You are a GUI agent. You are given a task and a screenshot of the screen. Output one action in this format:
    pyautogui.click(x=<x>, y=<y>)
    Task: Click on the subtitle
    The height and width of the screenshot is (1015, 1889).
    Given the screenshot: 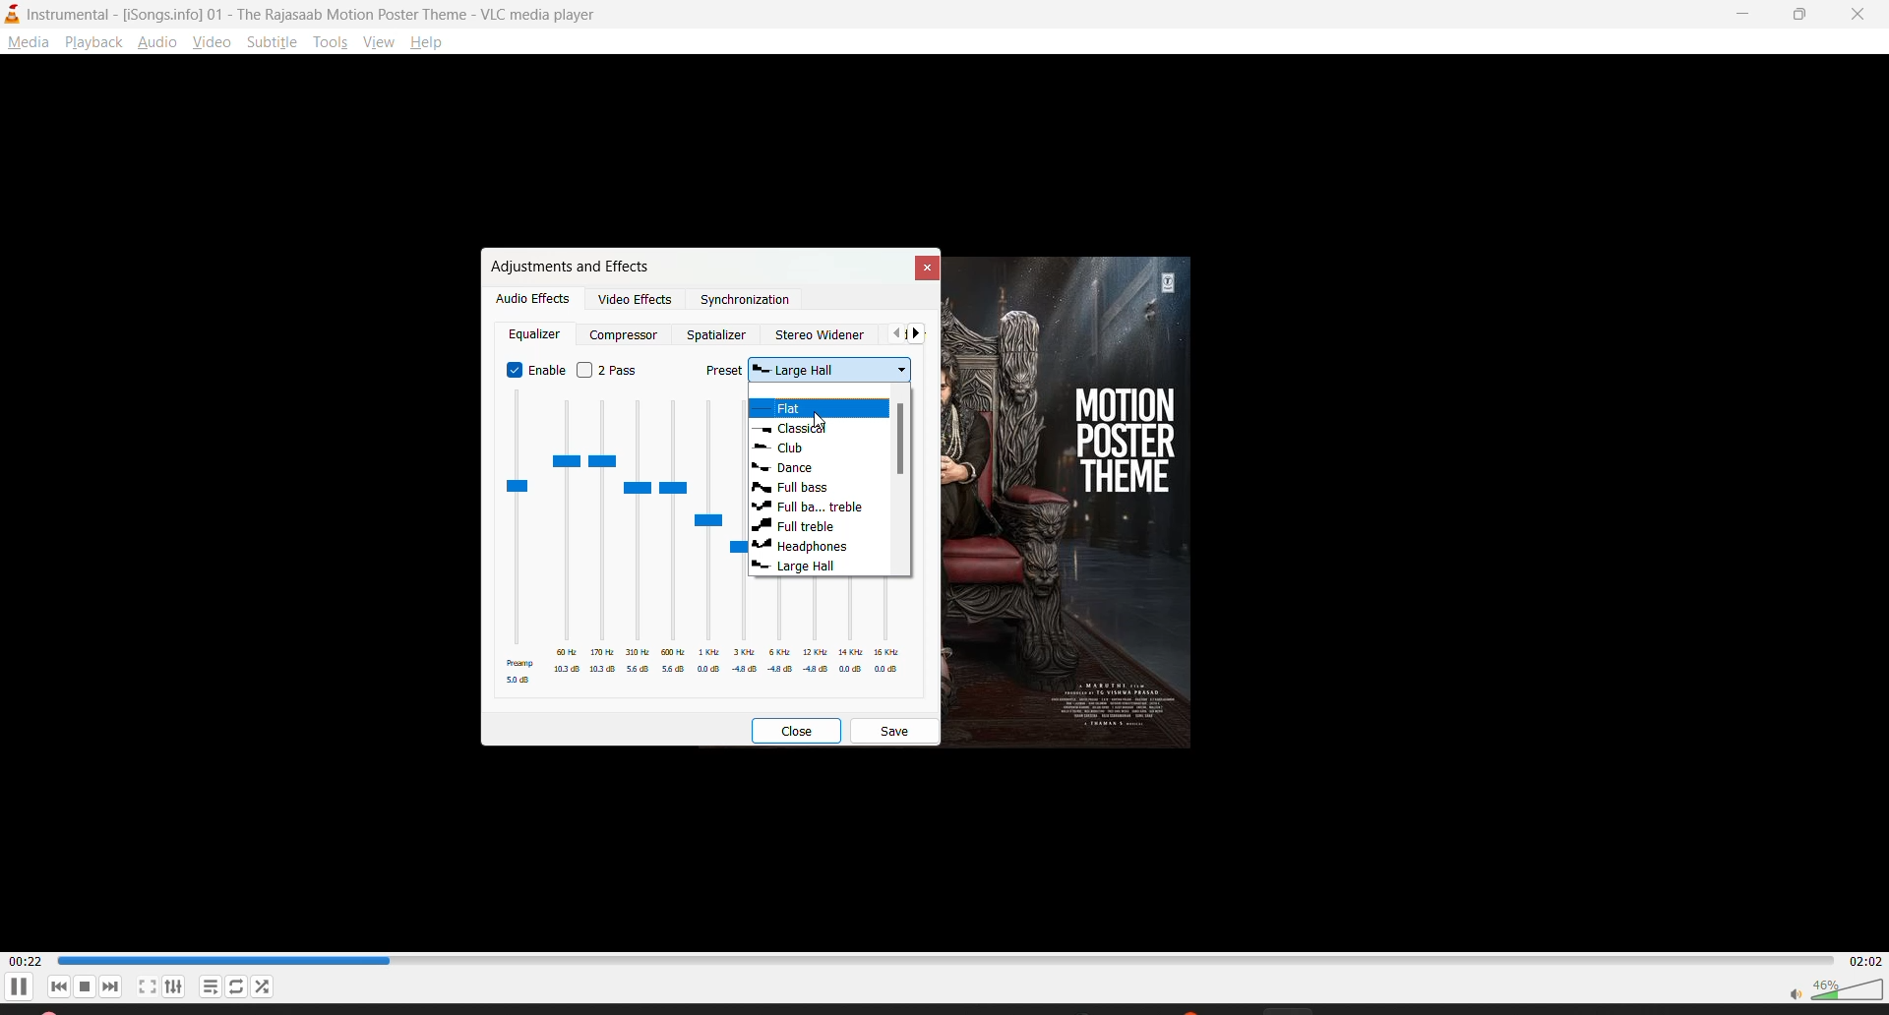 What is the action you would take?
    pyautogui.click(x=275, y=46)
    